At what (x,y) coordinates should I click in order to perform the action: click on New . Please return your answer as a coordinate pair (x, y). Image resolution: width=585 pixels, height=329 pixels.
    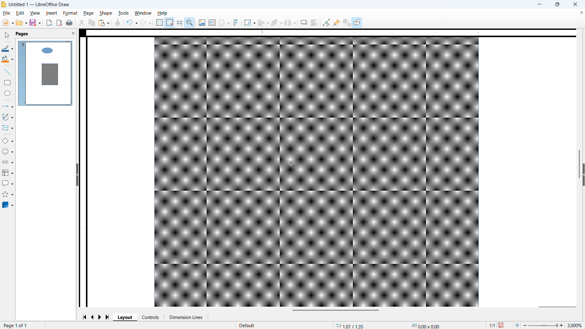
    Looking at the image, I should click on (8, 23).